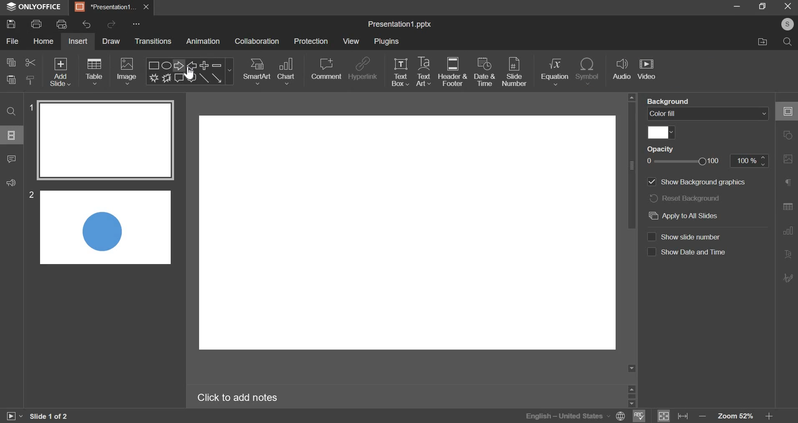 This screenshot has height=423, width=798. I want to click on vertical scrollbar, so click(632, 166).